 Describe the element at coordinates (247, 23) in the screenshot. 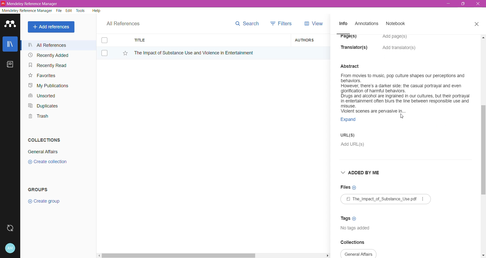

I see `Search` at that location.